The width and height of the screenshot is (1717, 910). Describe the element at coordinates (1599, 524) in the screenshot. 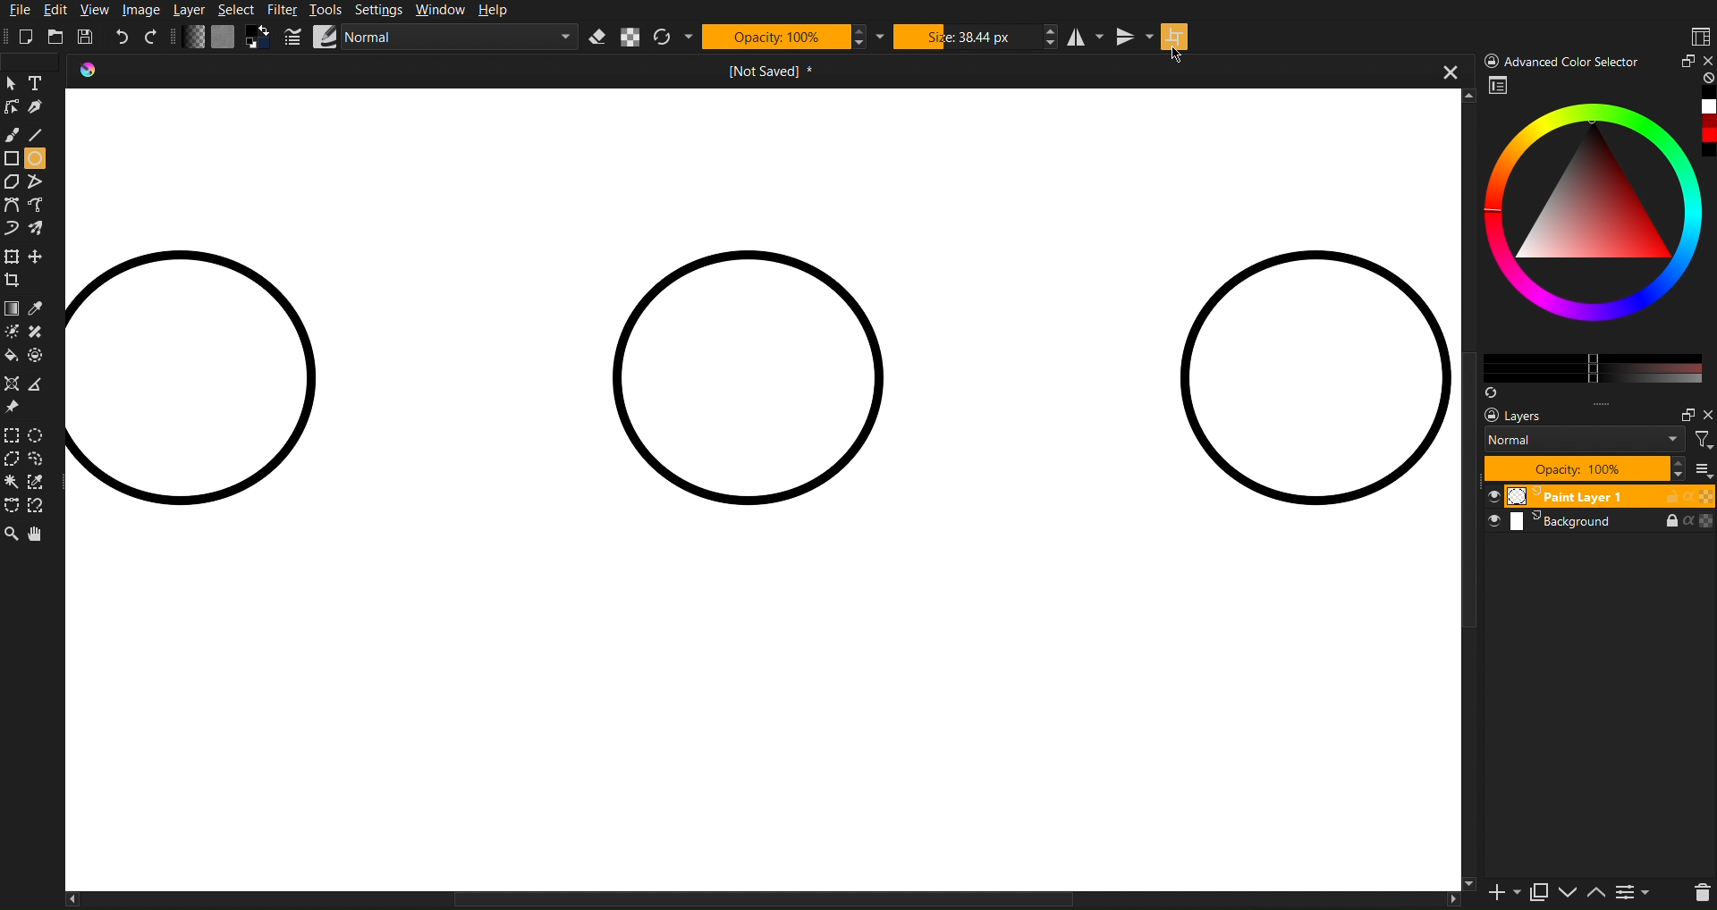

I see `Background` at that location.